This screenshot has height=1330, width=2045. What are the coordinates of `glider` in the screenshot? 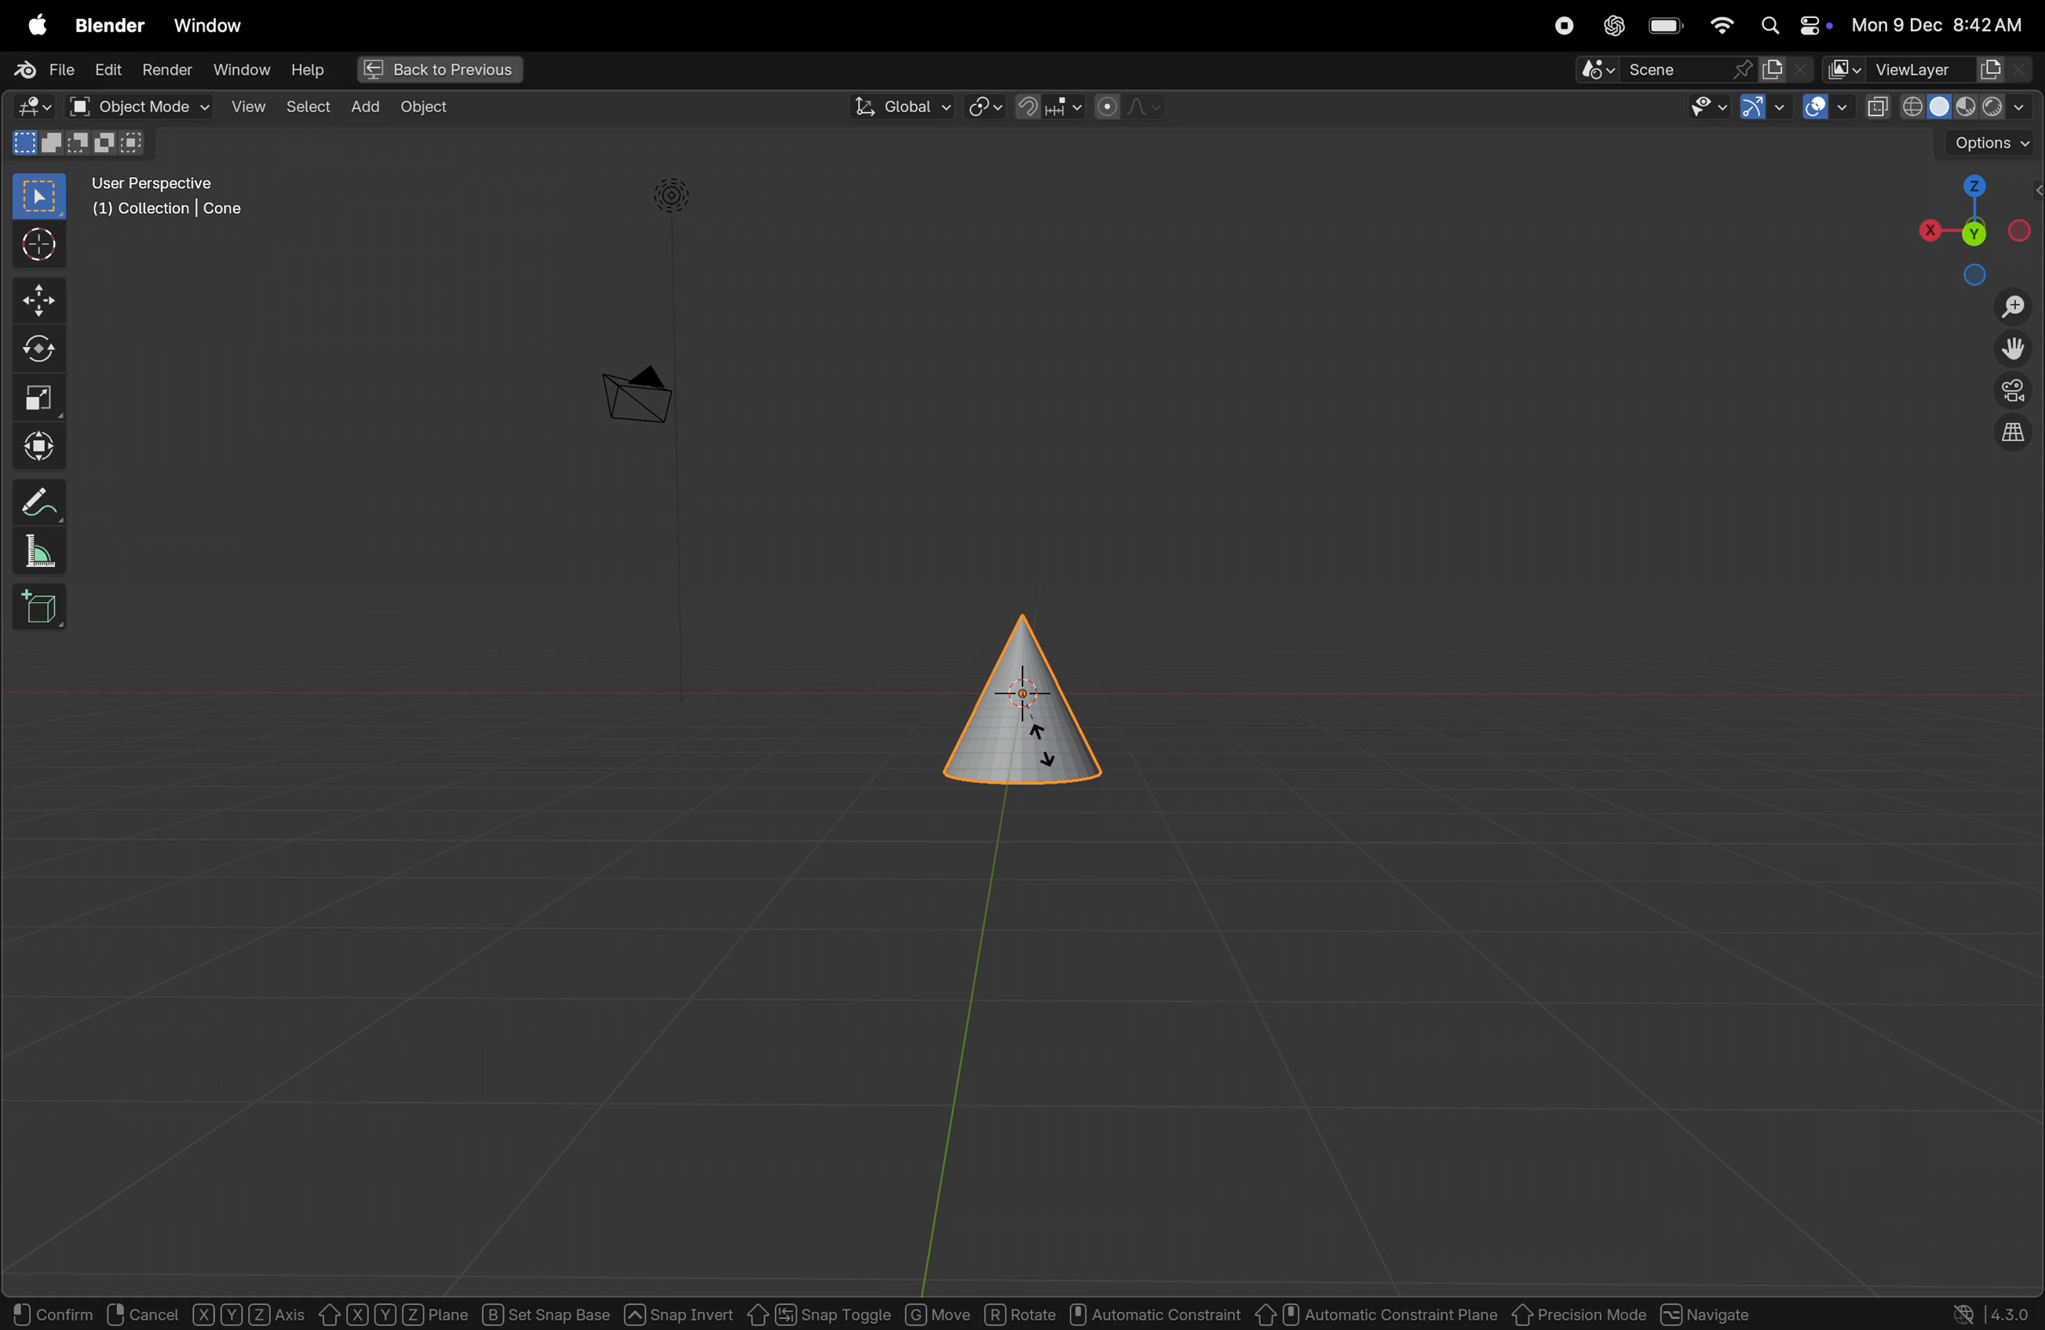 It's located at (1050, 744).